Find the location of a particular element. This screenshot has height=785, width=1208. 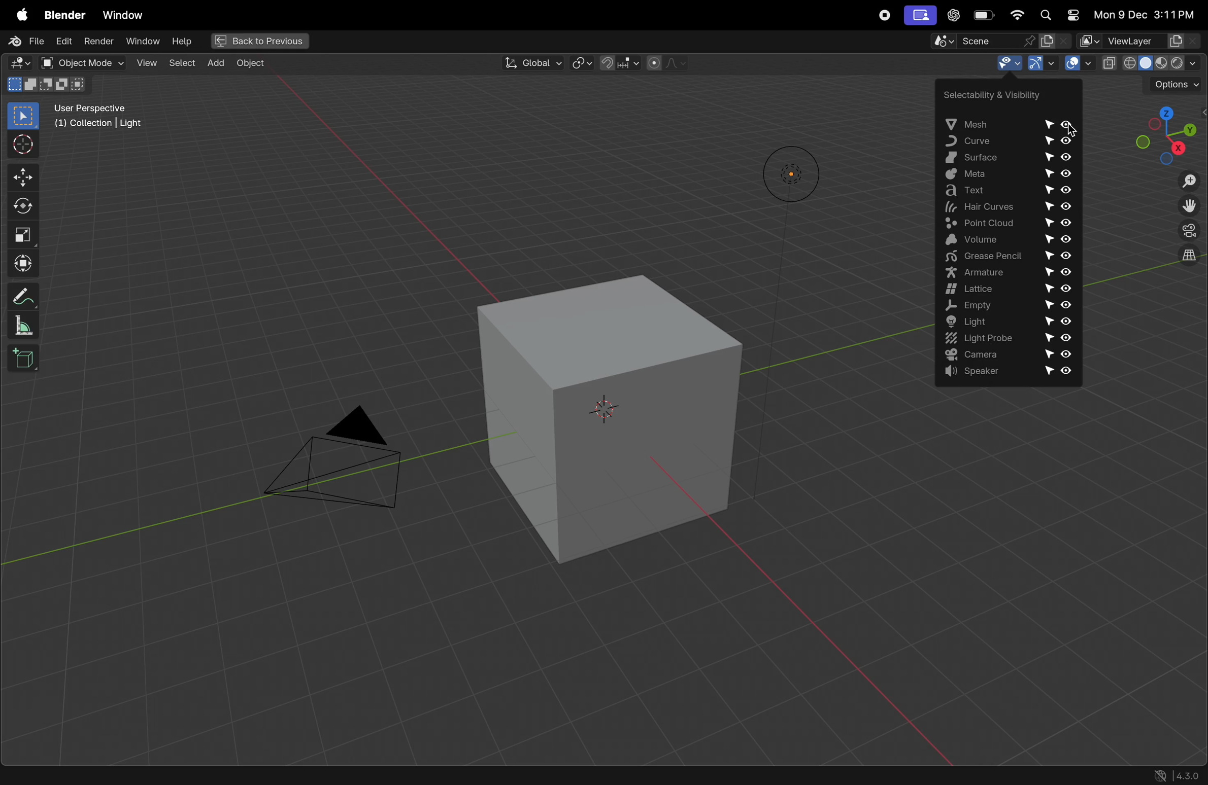

scalibility is located at coordinates (986, 94).